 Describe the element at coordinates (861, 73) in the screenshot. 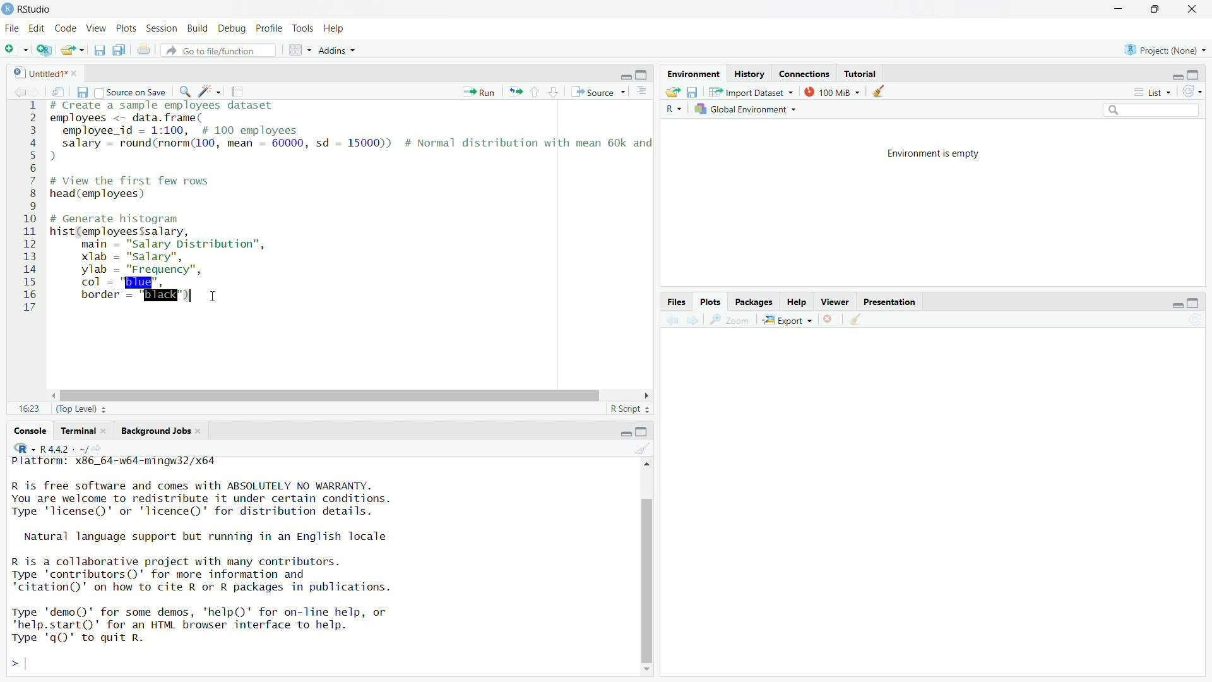

I see `Tutorial` at that location.